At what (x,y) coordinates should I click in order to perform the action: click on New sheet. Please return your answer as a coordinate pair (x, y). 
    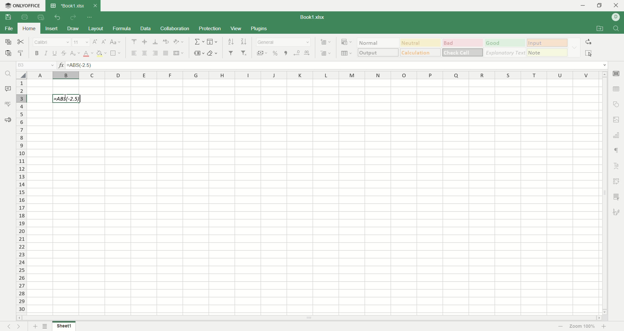
    Looking at the image, I should click on (35, 326).